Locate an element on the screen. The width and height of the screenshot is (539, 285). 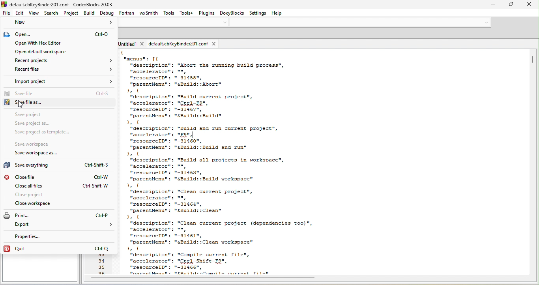
edit is located at coordinates (21, 13).